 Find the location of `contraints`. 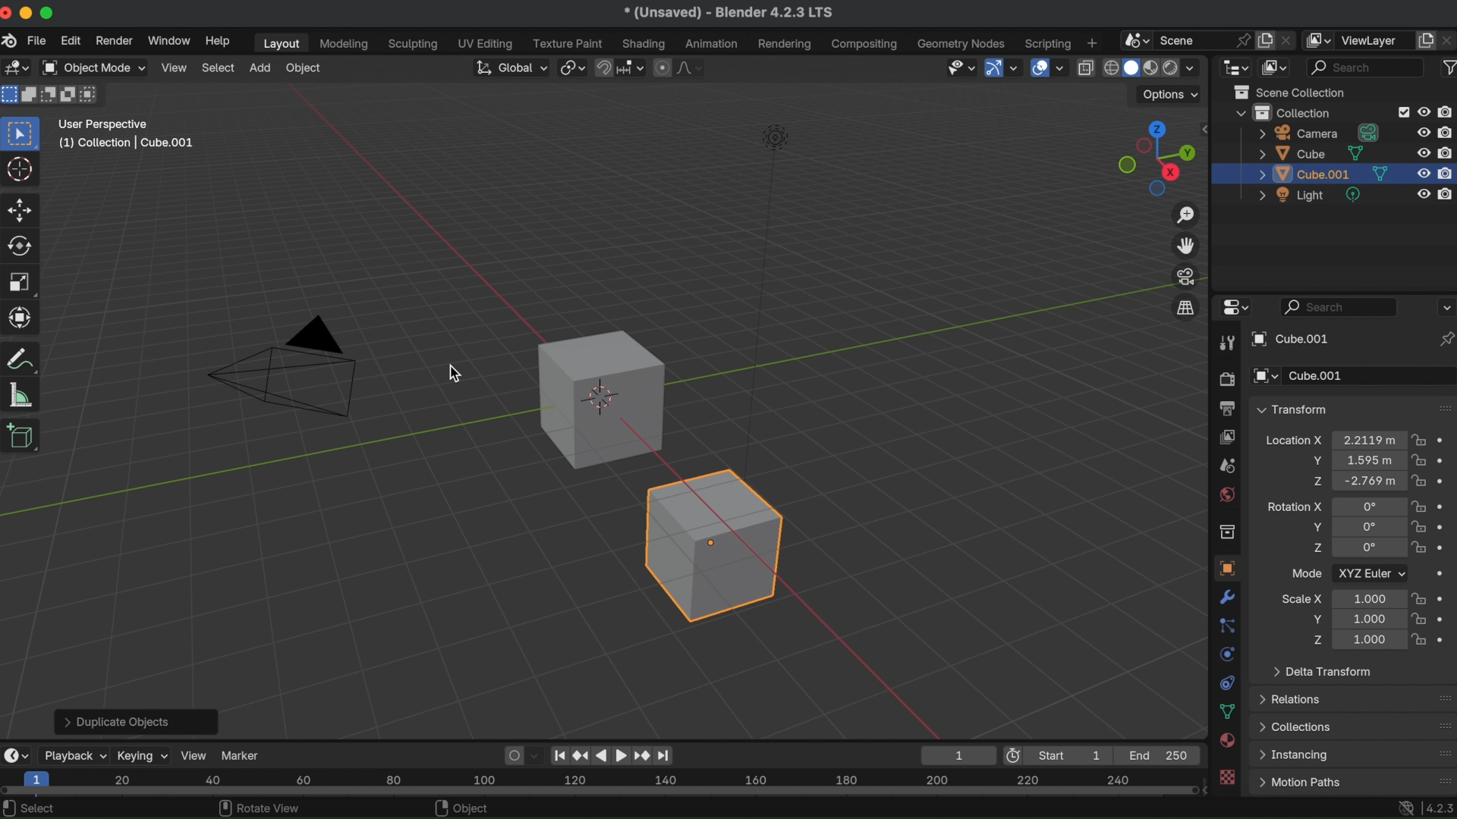

contraints is located at coordinates (1226, 681).